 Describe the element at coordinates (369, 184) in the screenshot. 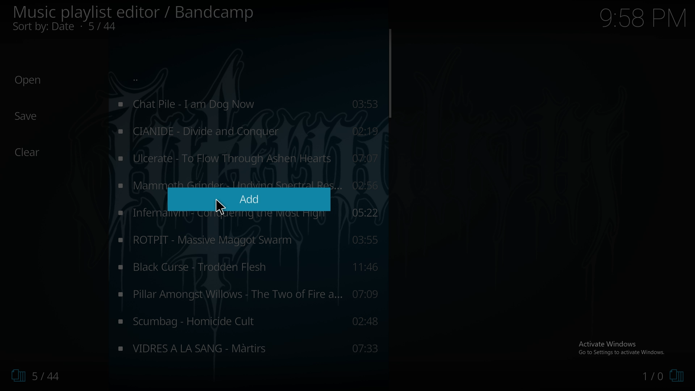

I see `02:56` at that location.